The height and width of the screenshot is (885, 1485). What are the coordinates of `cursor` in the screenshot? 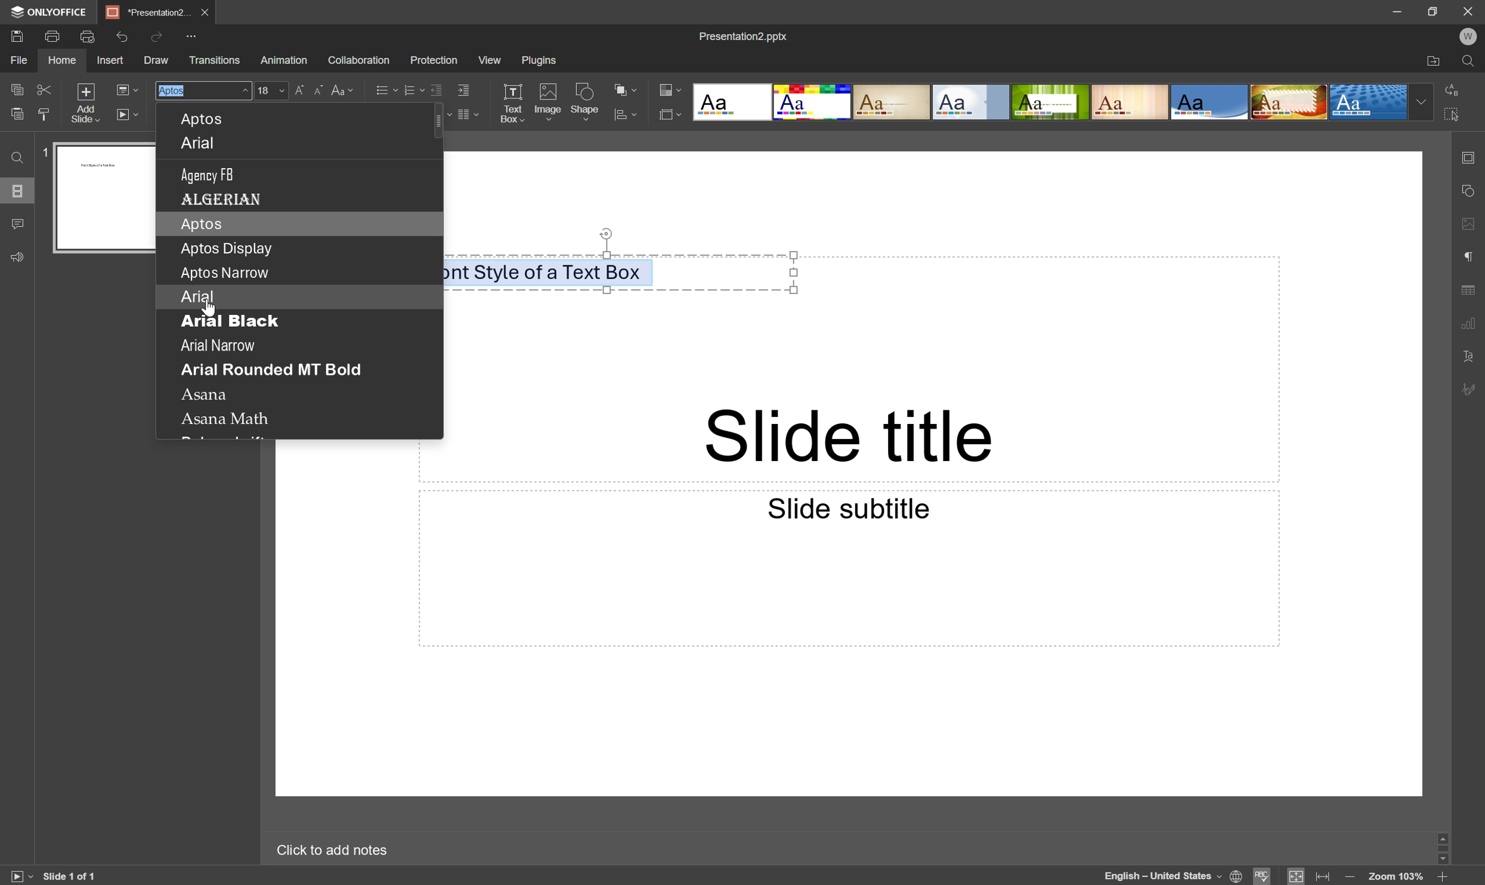 It's located at (210, 309).